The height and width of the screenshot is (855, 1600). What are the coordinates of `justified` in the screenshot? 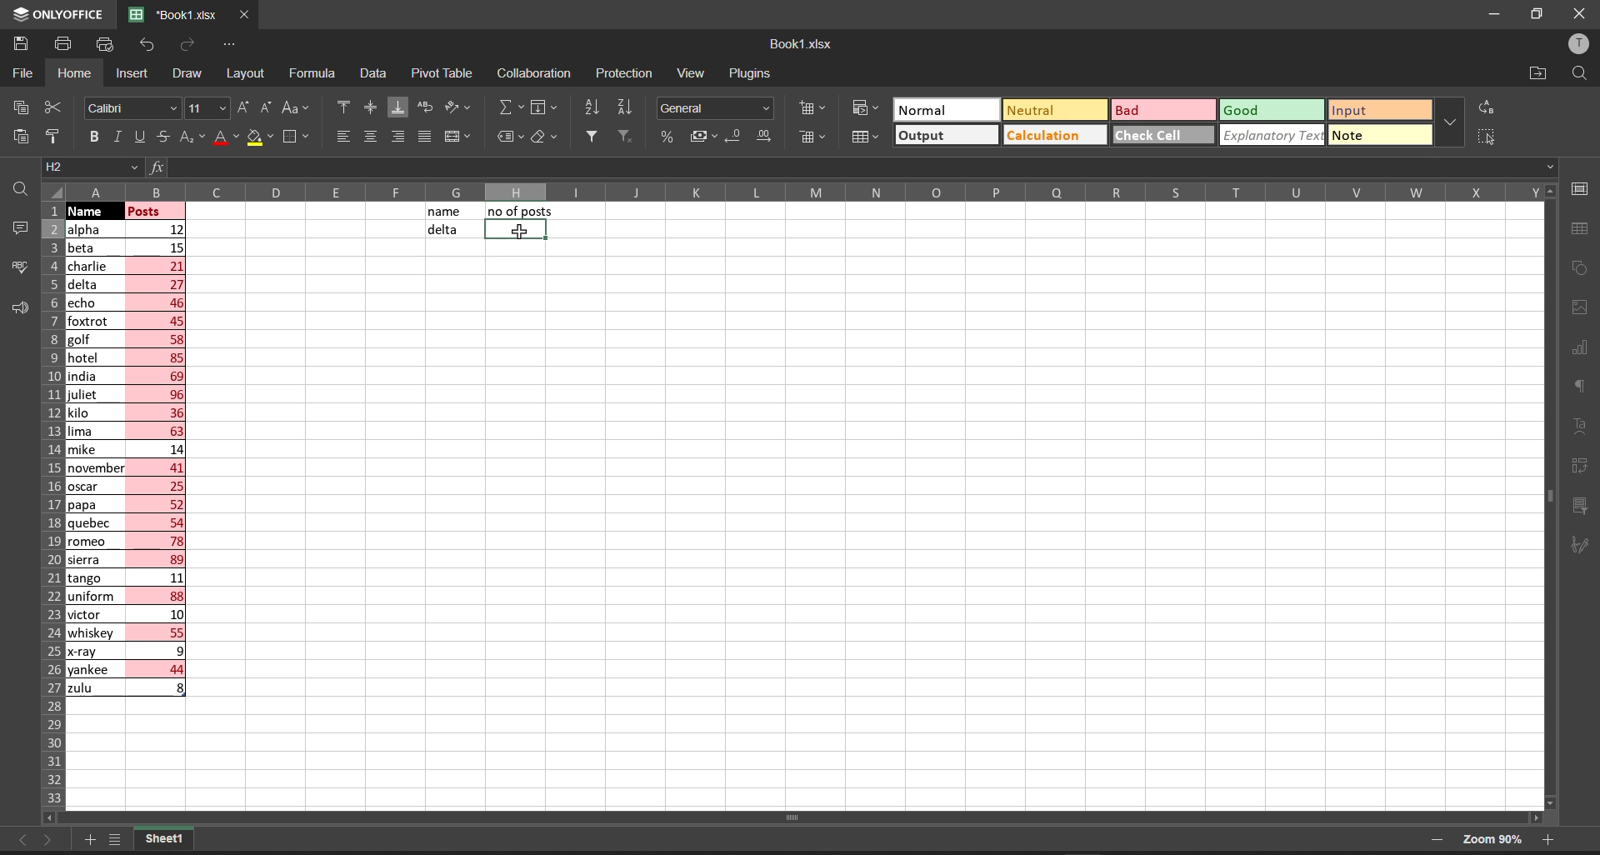 It's located at (423, 137).